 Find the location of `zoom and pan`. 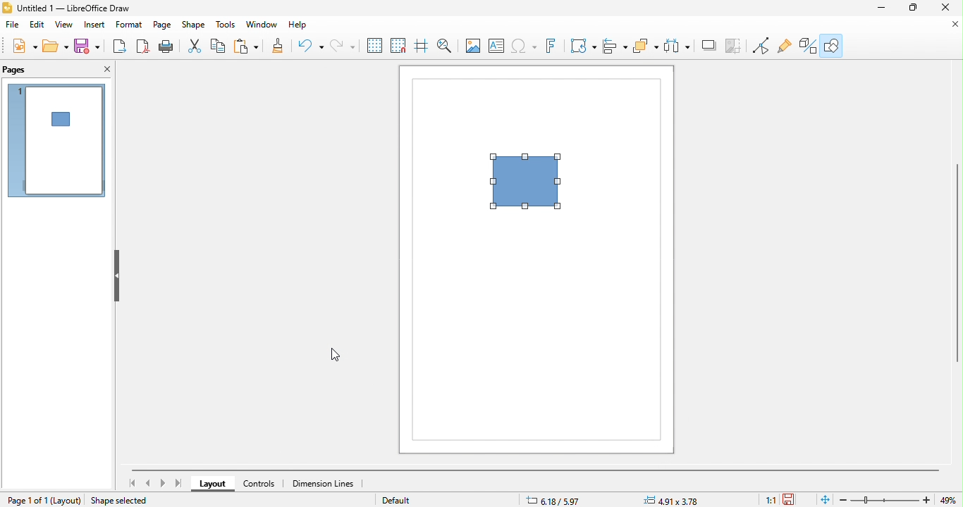

zoom and pan is located at coordinates (448, 47).